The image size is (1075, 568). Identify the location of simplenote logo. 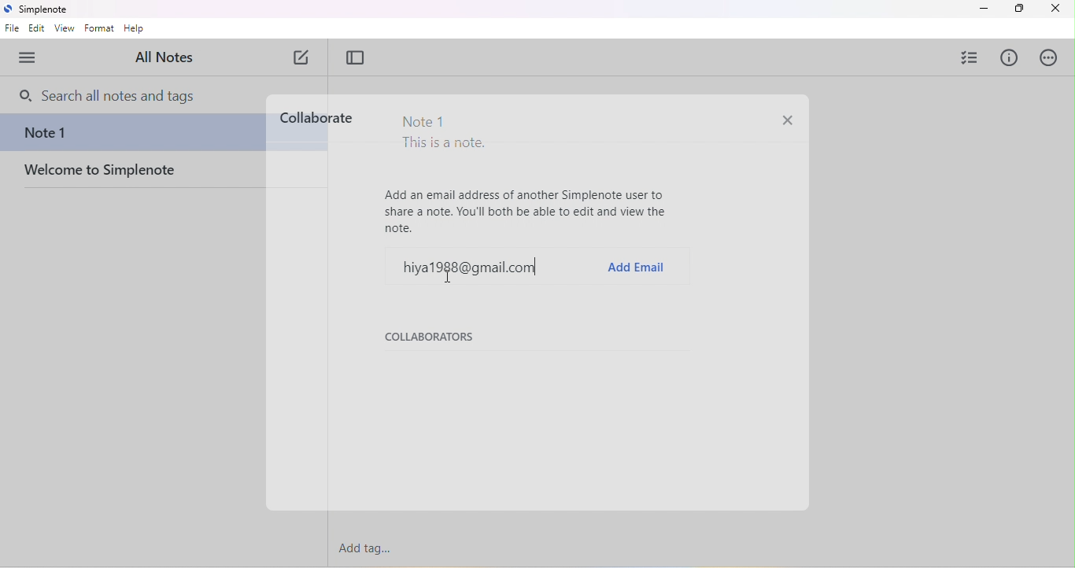
(7, 8).